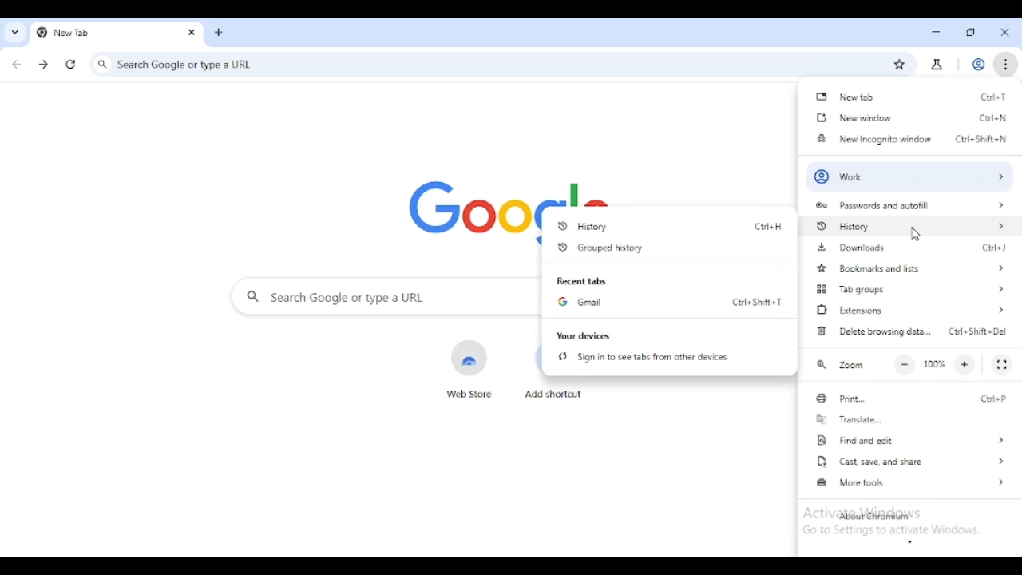 This screenshot has width=1022, height=575. Describe the element at coordinates (647, 226) in the screenshot. I see `history` at that location.